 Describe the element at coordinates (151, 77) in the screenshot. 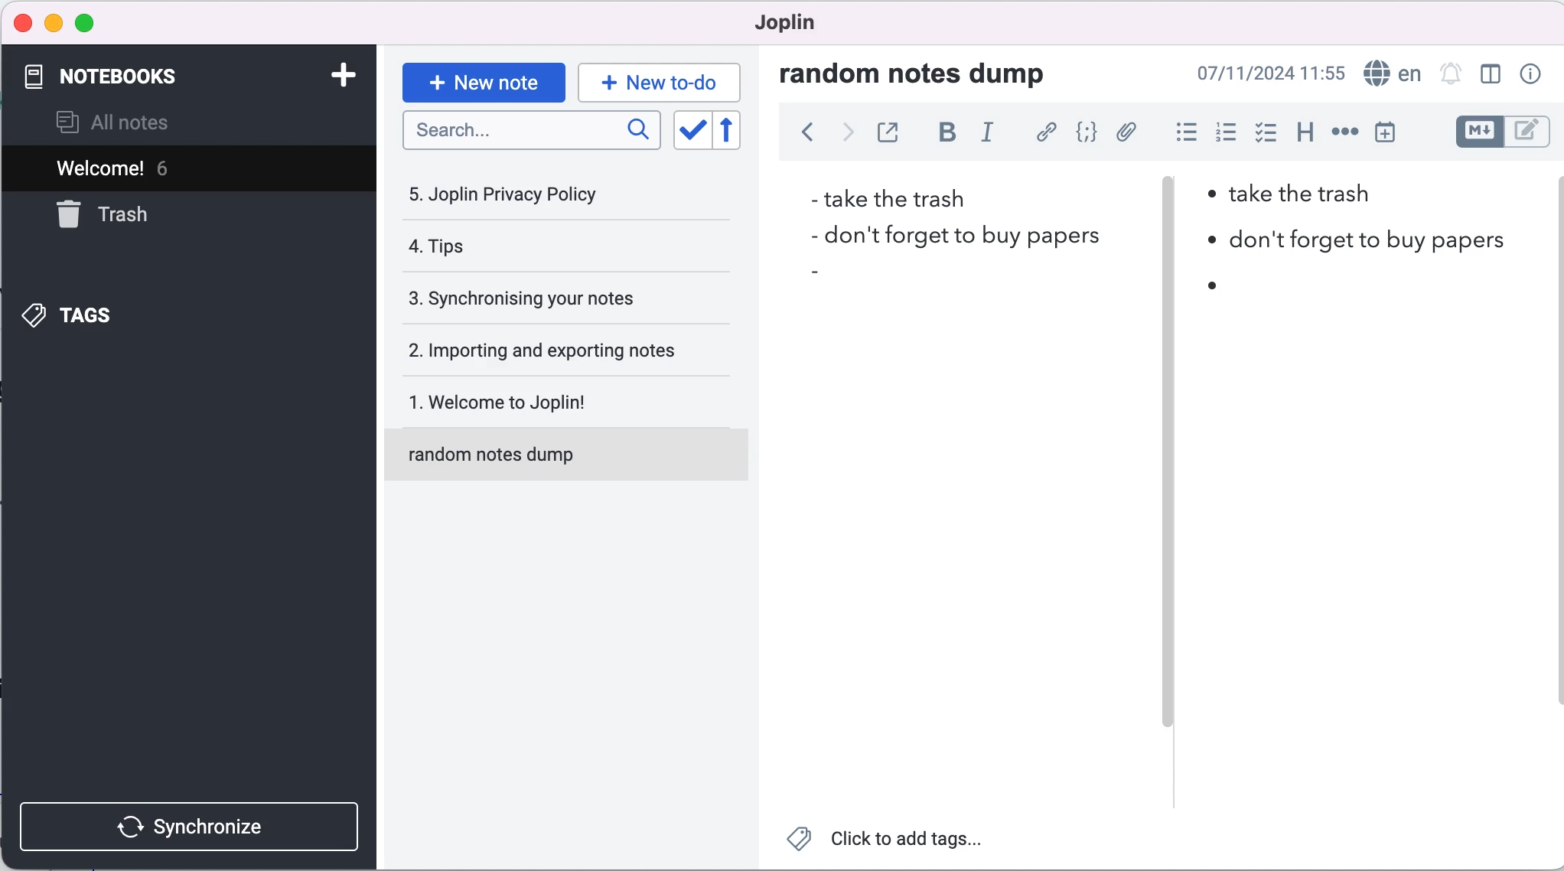

I see `notebooks` at that location.